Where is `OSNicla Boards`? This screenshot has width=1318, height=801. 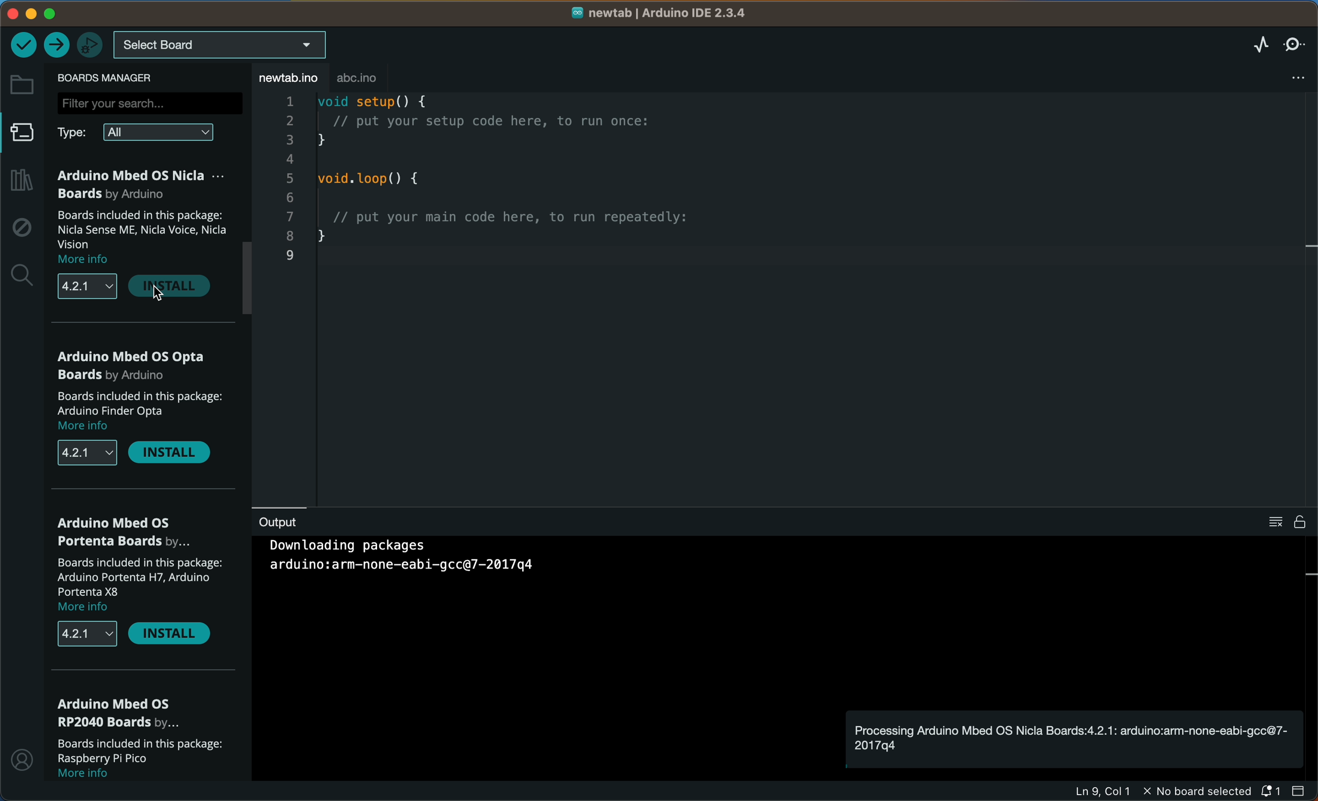 OSNicla Boards is located at coordinates (143, 184).